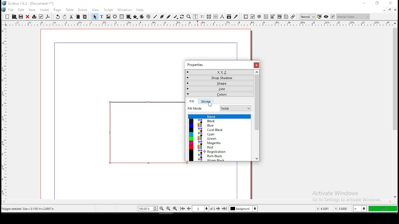 Image resolution: width=399 pixels, height=224 pixels. What do you see at coordinates (71, 17) in the screenshot?
I see `cut` at bounding box center [71, 17].